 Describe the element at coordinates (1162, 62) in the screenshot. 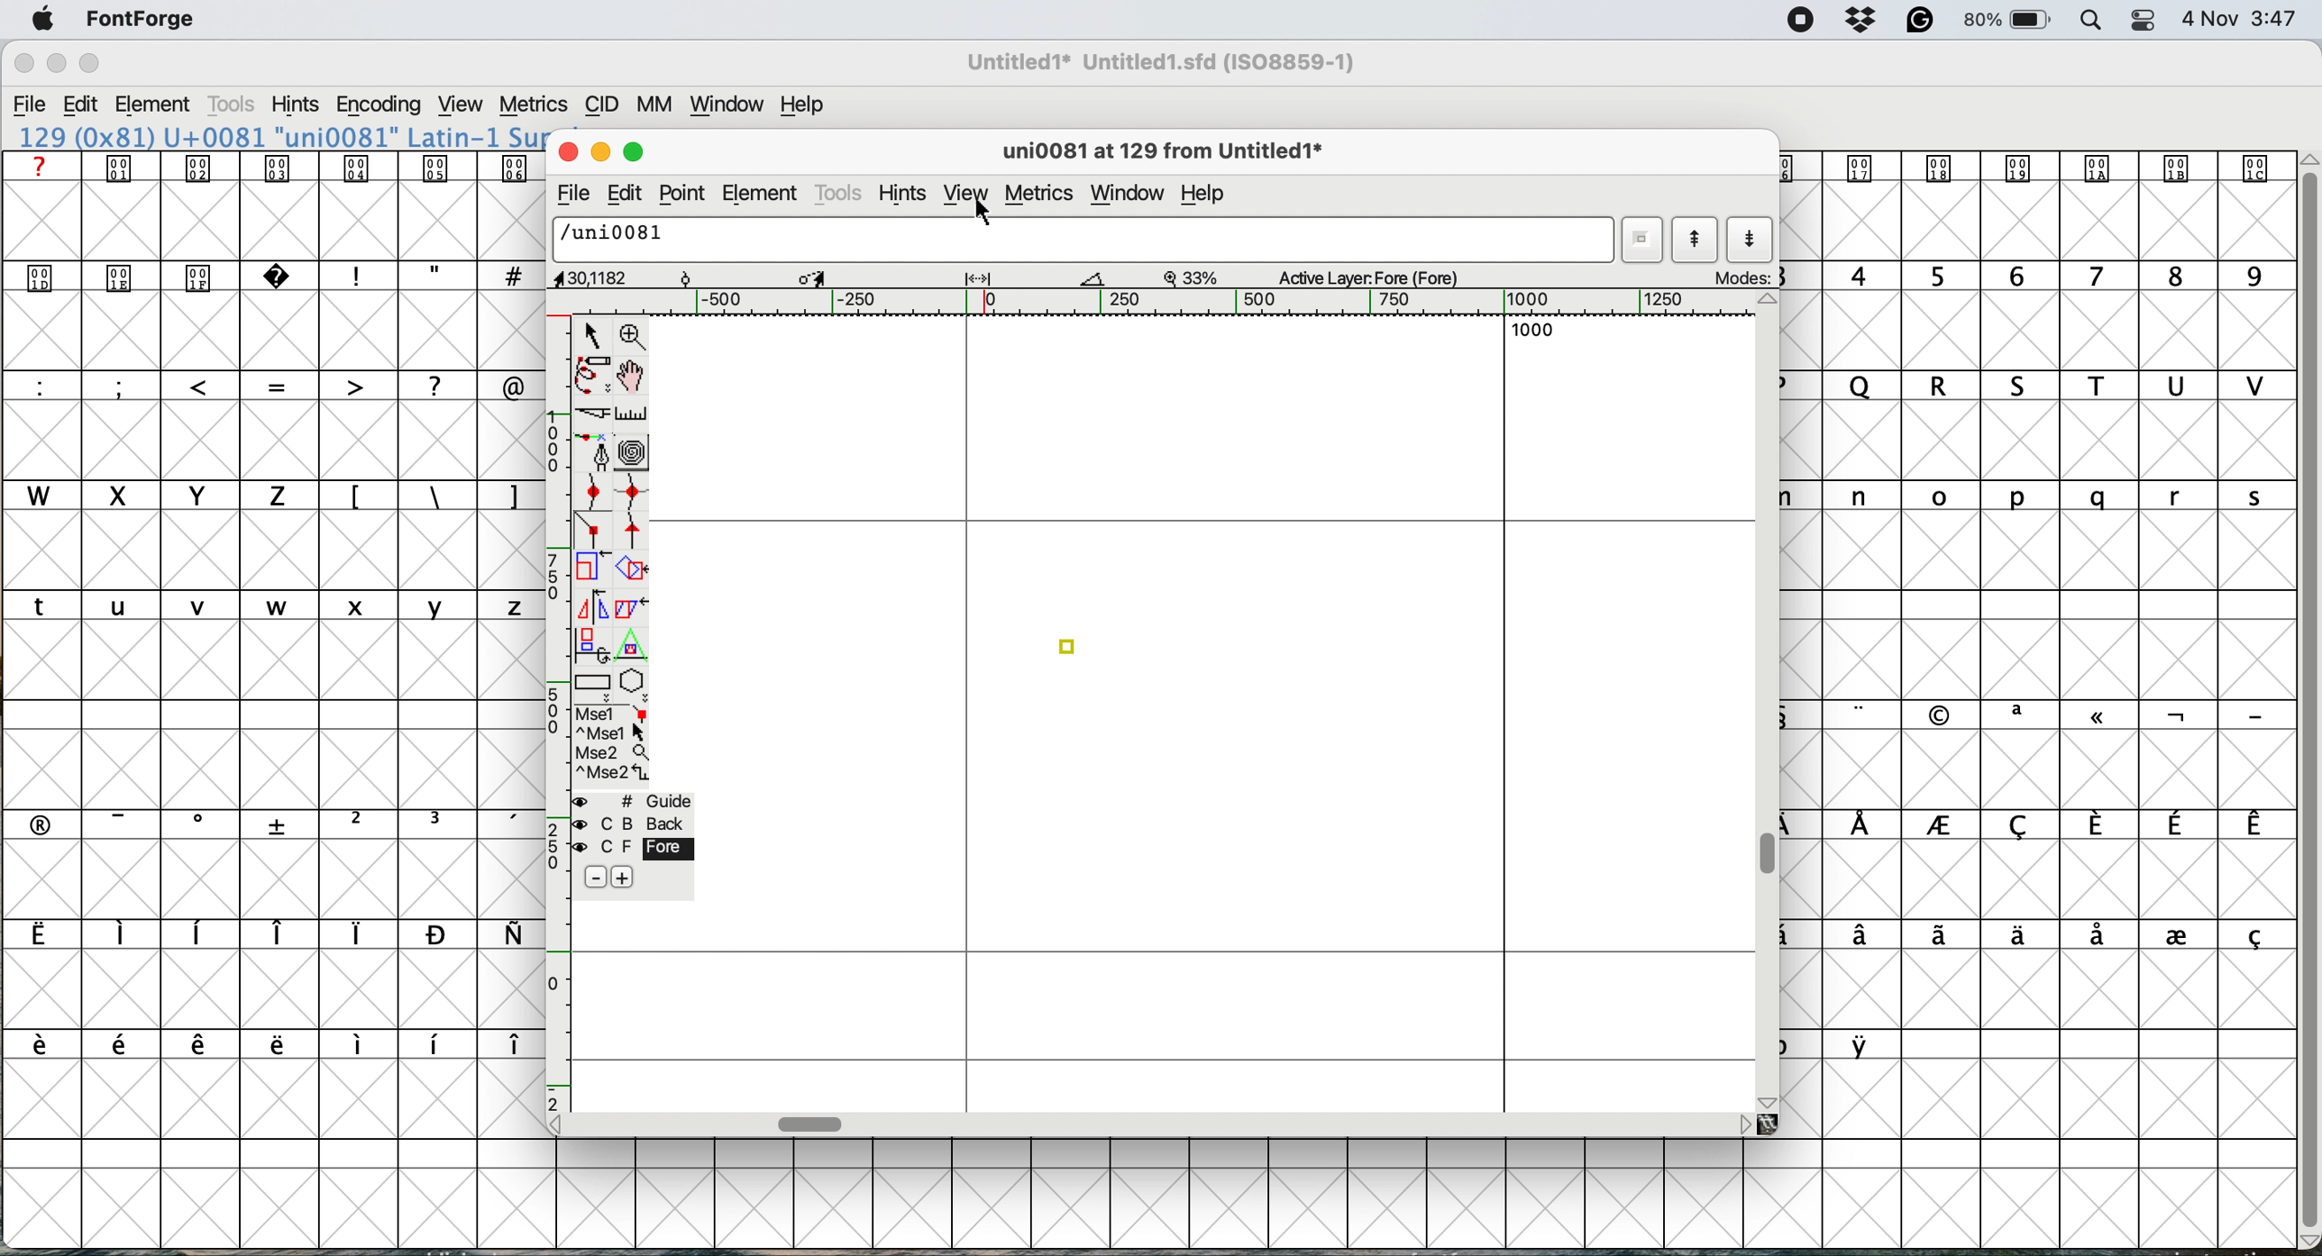

I see `Untitled1* Untitled1.sfd (ISO8859-1)` at that location.